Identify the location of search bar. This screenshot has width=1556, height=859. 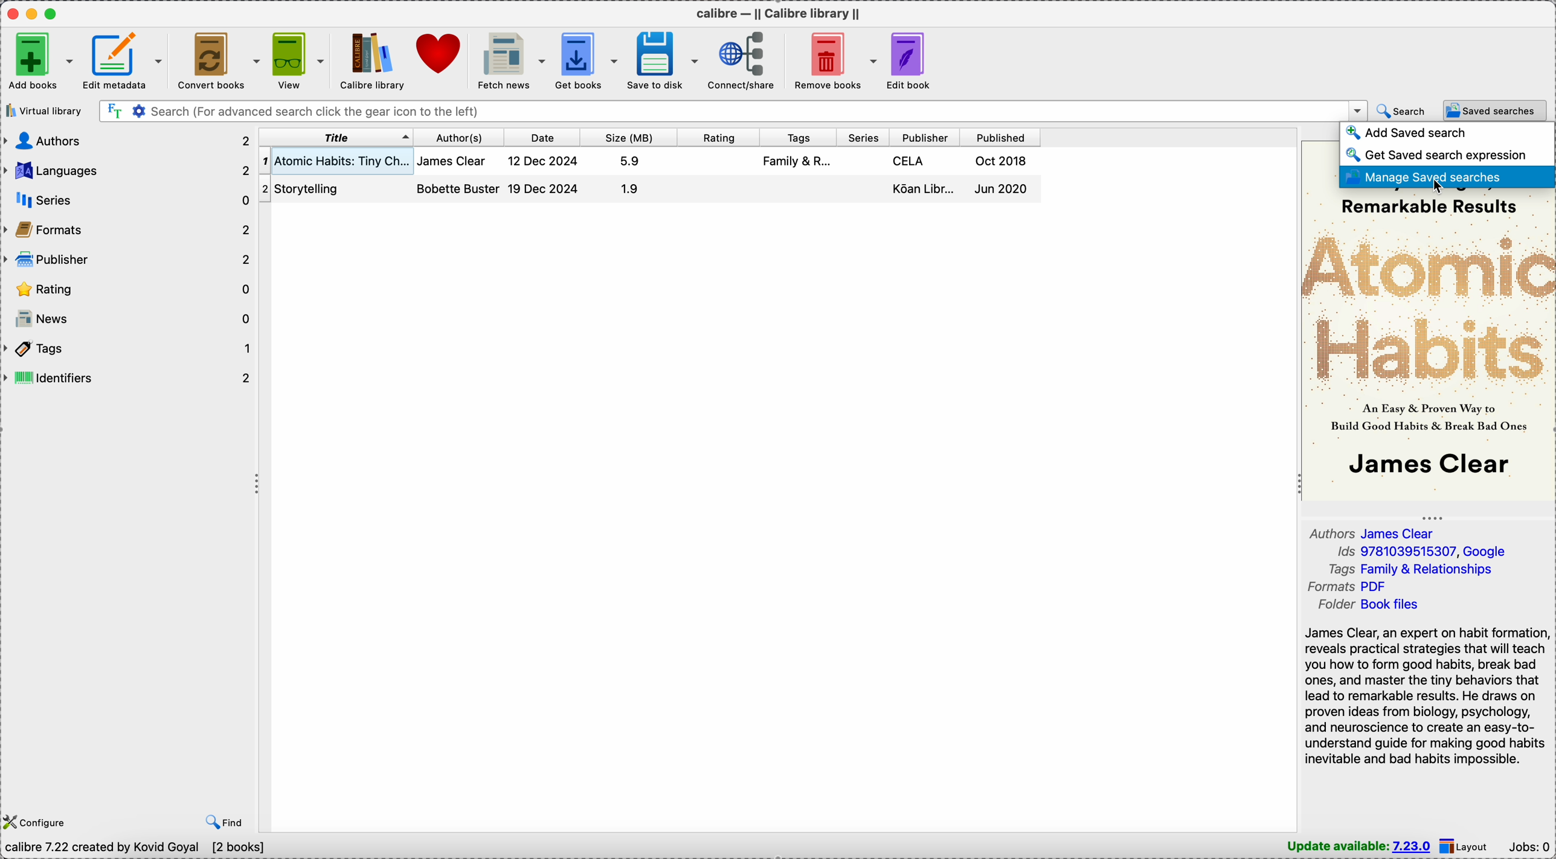
(733, 110).